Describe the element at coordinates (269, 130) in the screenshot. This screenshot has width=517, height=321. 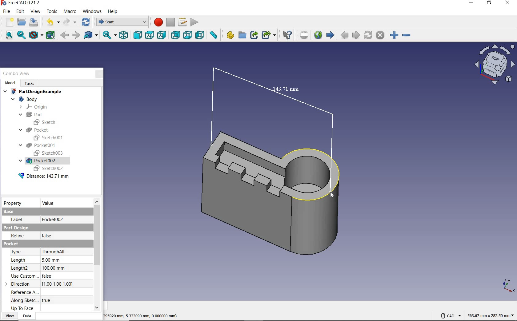
I see `MEASURED DISTANCE: 143.71mm` at that location.